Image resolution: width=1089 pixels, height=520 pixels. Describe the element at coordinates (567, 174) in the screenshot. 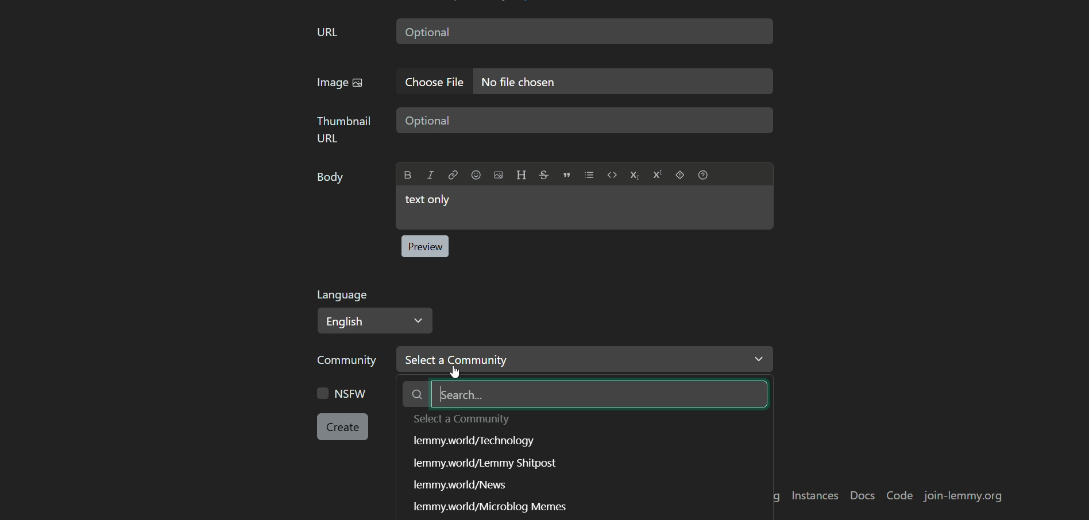

I see `Quote` at that location.